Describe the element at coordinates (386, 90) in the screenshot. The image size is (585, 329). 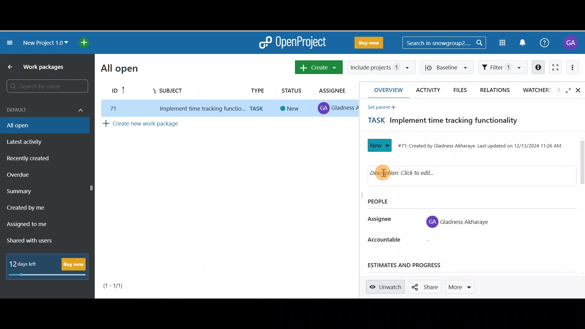
I see `Overview` at that location.